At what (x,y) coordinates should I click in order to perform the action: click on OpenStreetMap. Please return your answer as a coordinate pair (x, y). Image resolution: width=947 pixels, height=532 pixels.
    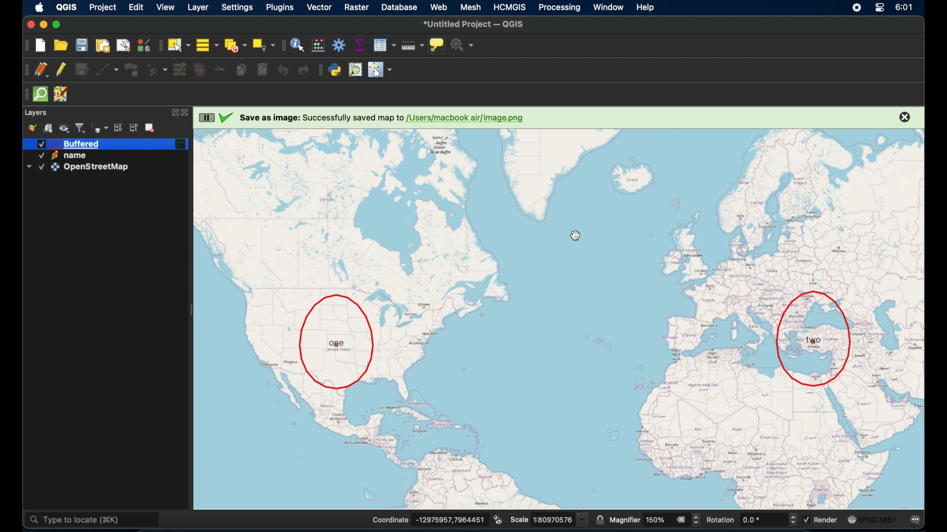
    Looking at the image, I should click on (99, 168).